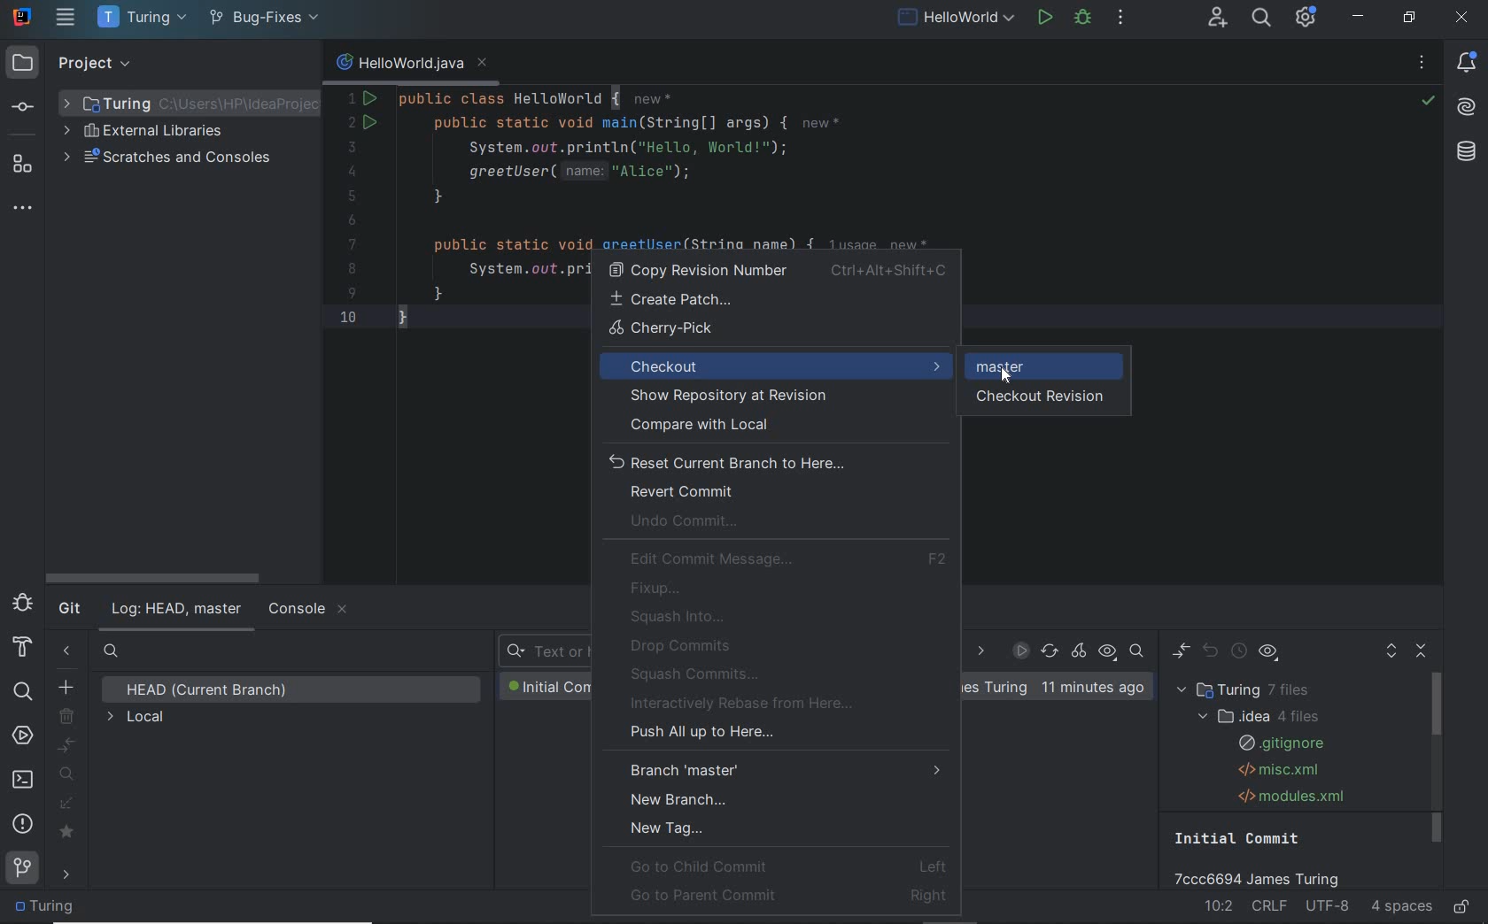  Describe the element at coordinates (69, 774) in the screenshot. I see `show my branches` at that location.